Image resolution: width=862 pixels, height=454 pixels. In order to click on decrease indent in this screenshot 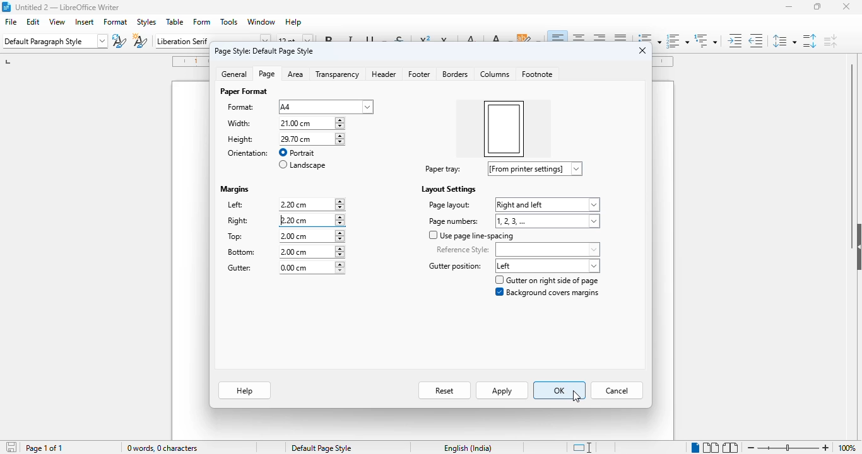, I will do `click(755, 41)`.